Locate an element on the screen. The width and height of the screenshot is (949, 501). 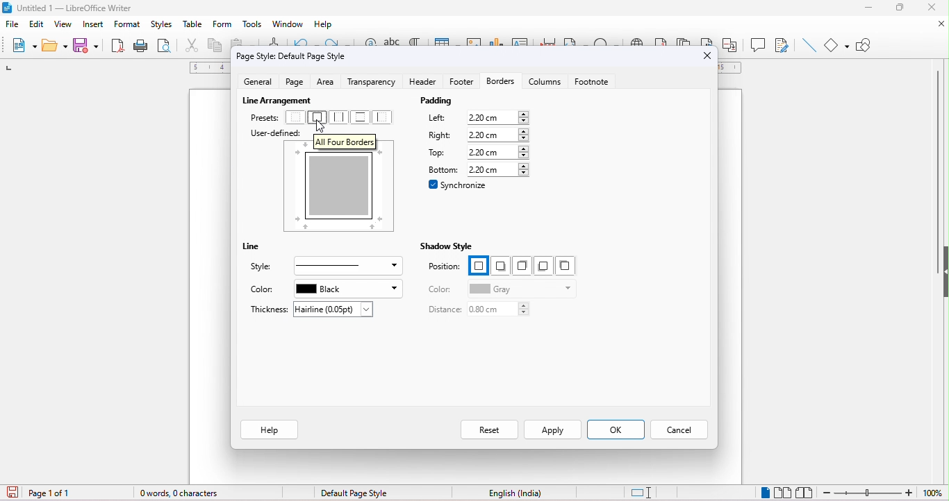
table is located at coordinates (193, 26).